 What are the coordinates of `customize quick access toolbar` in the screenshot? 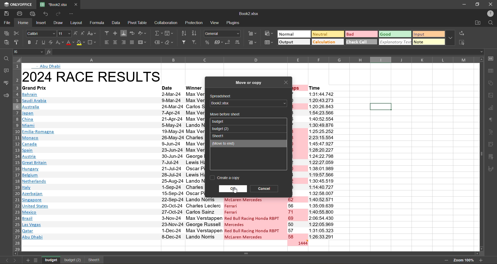 It's located at (71, 14).